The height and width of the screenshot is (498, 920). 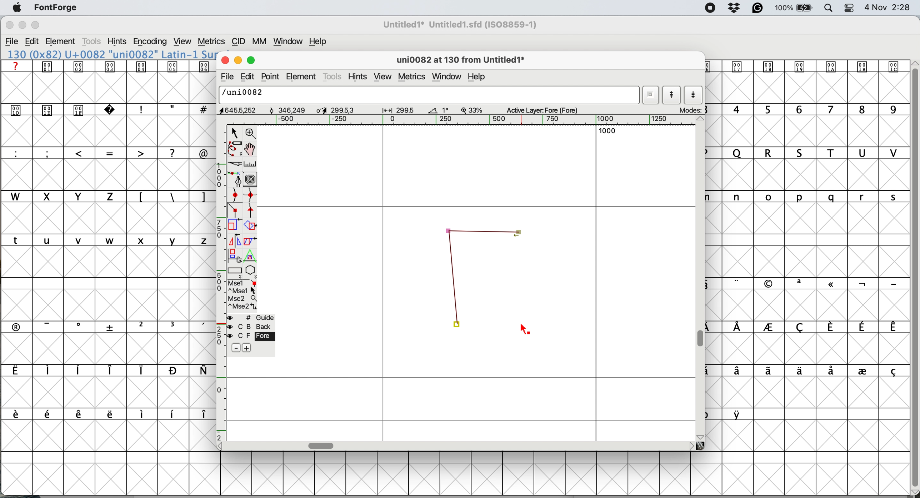 What do you see at coordinates (320, 41) in the screenshot?
I see `help` at bounding box center [320, 41].